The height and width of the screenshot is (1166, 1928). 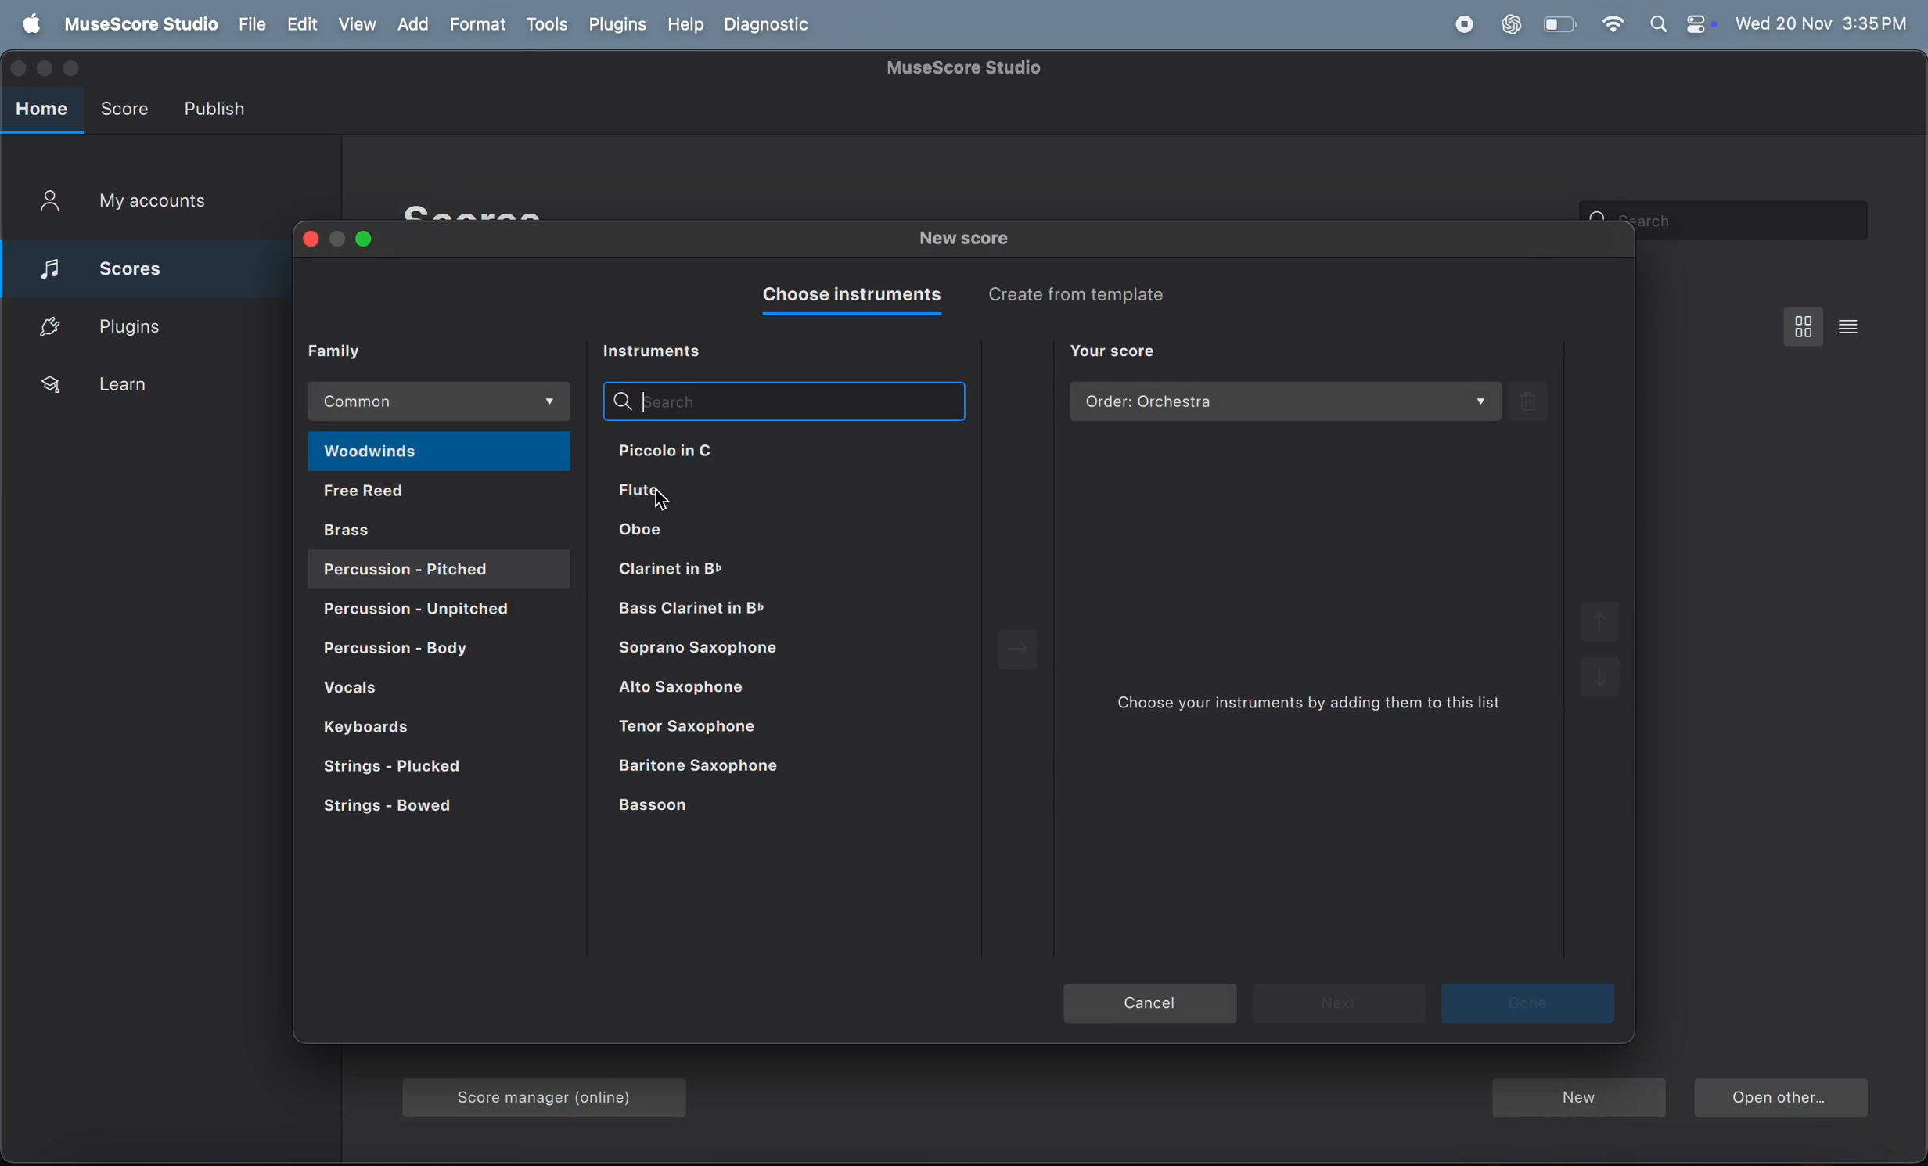 What do you see at coordinates (42, 110) in the screenshot?
I see `home` at bounding box center [42, 110].